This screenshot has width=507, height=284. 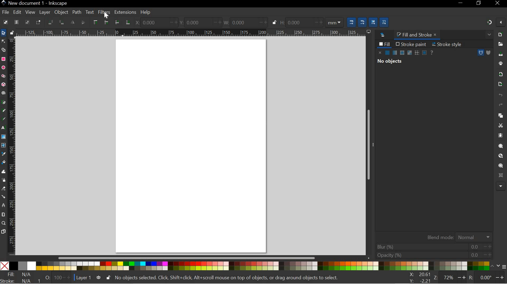 What do you see at coordinates (125, 12) in the screenshot?
I see `EXTENSIONS` at bounding box center [125, 12].